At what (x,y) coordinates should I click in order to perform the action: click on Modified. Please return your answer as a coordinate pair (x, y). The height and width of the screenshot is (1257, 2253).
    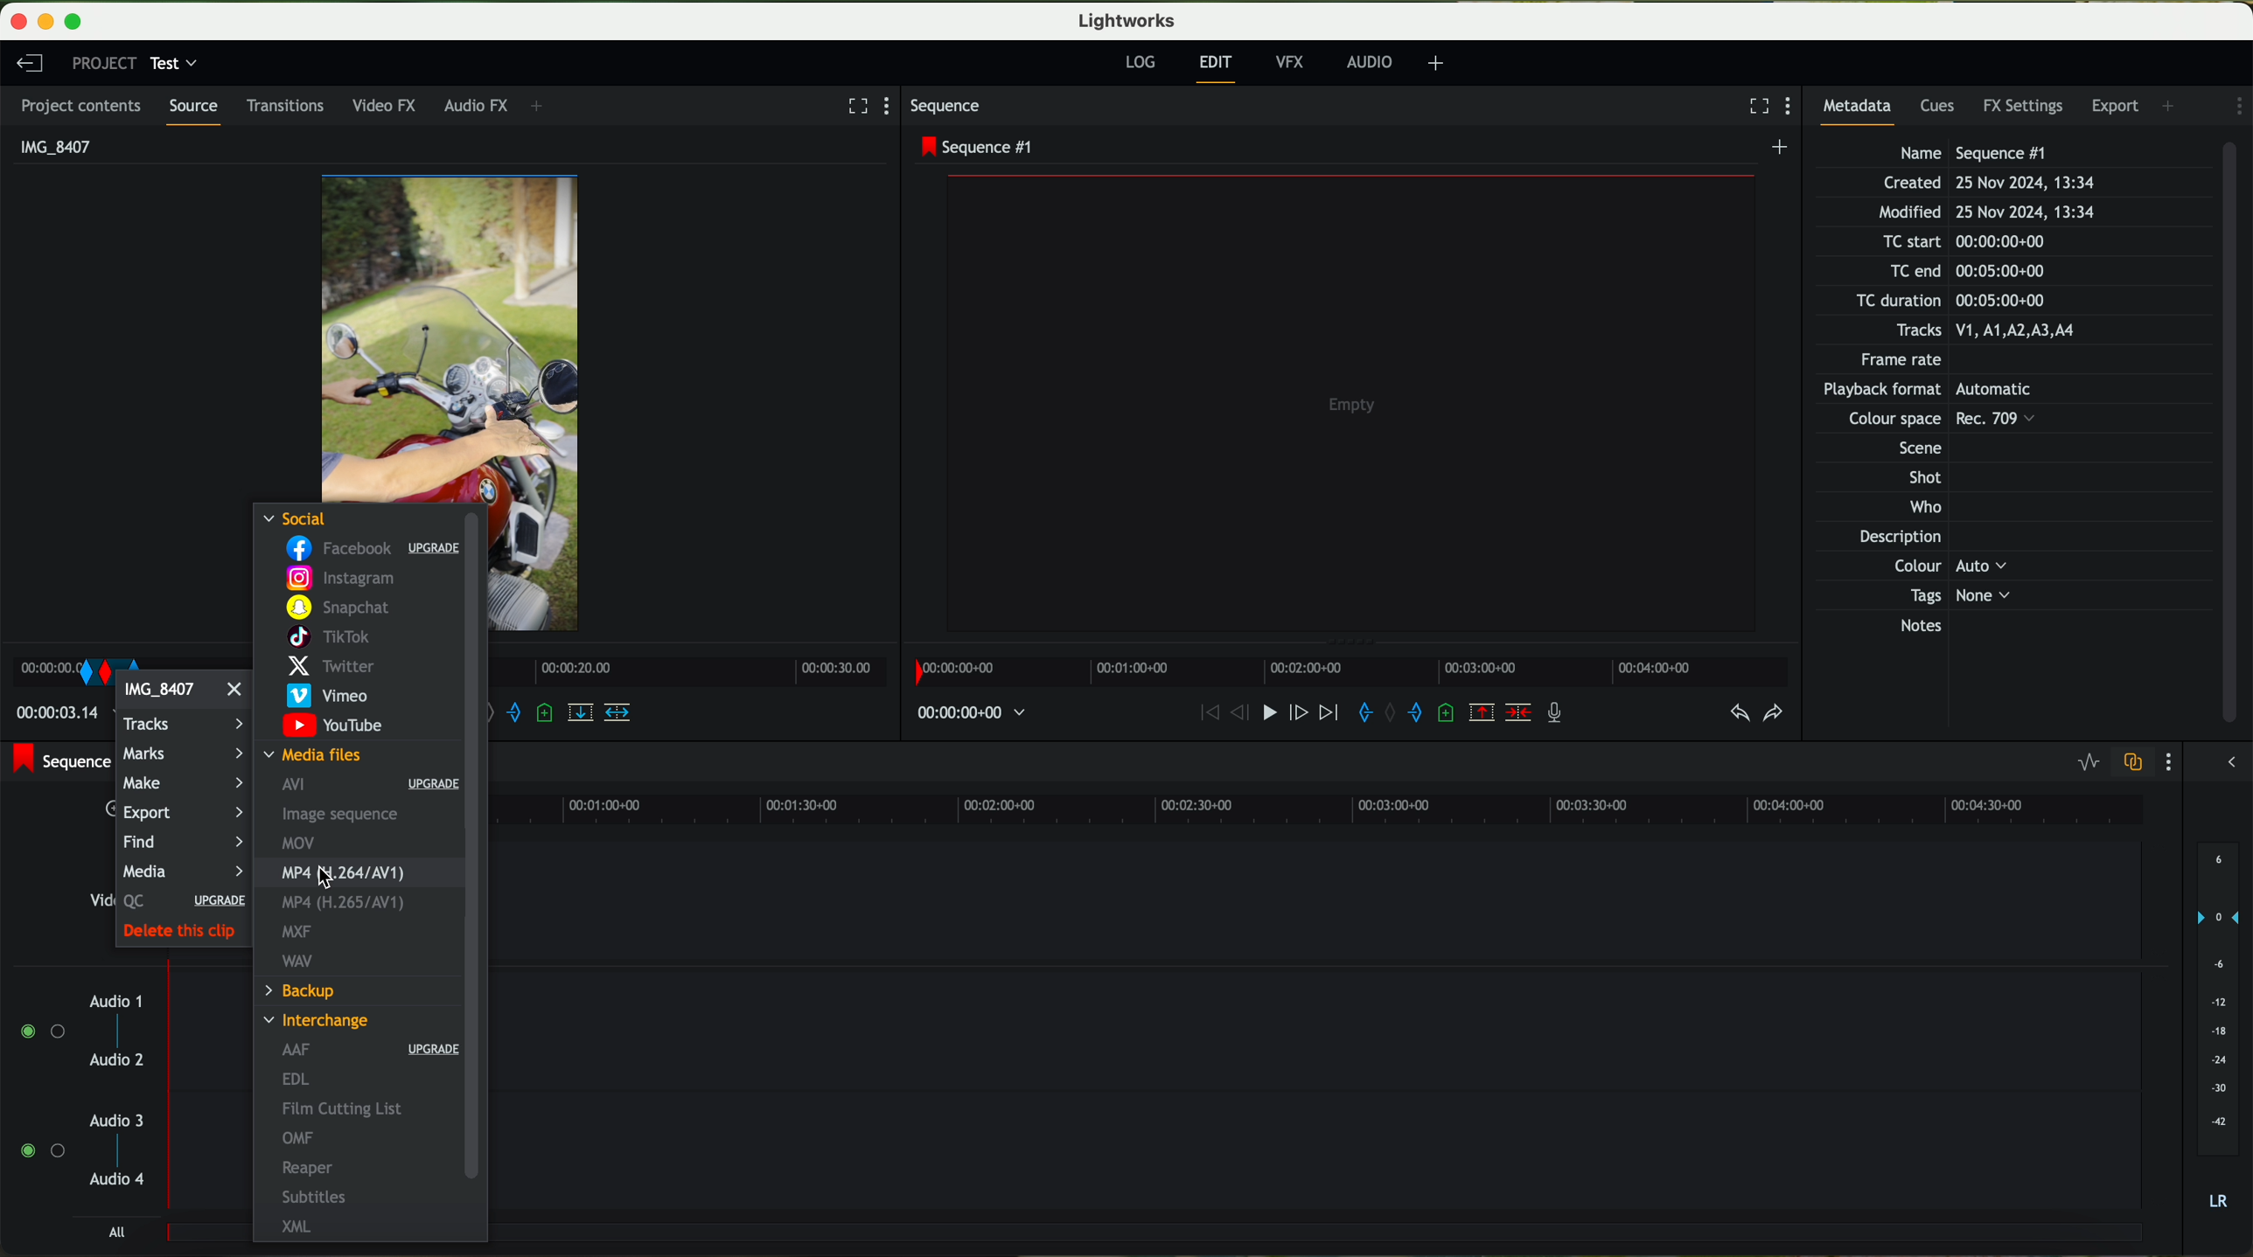
    Looking at the image, I should click on (1984, 213).